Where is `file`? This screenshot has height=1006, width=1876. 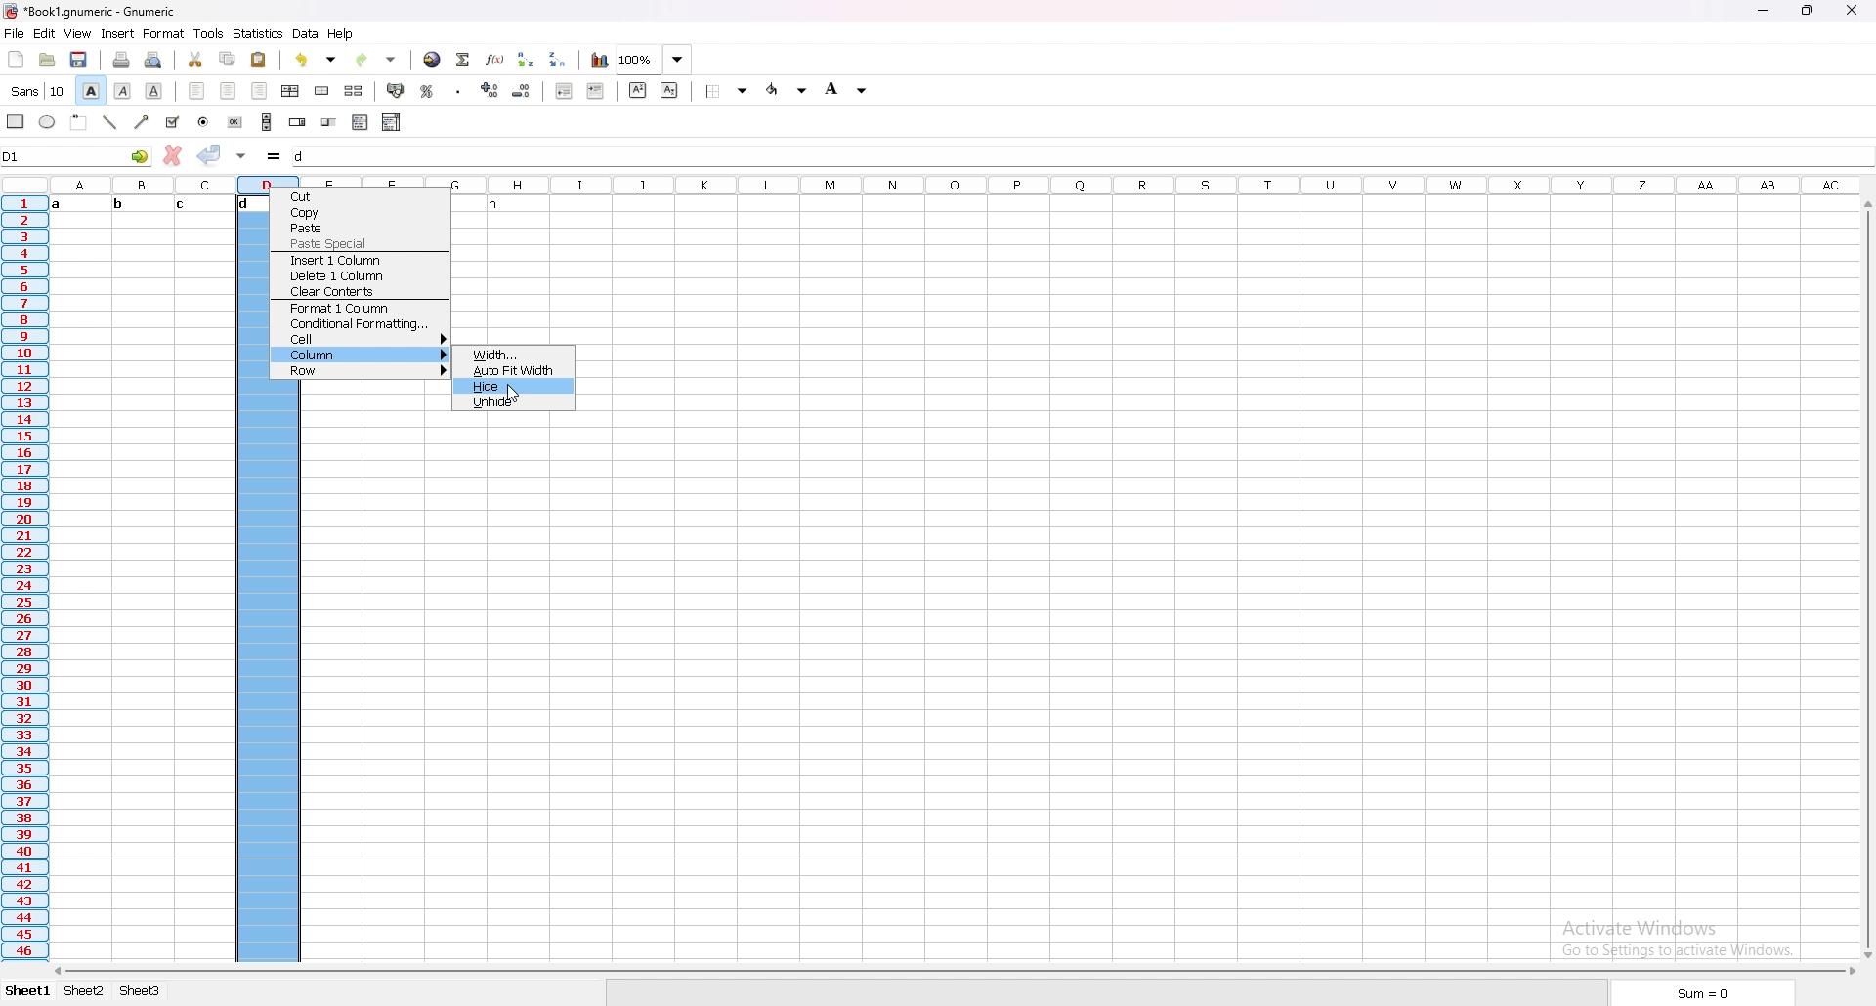 file is located at coordinates (15, 32).